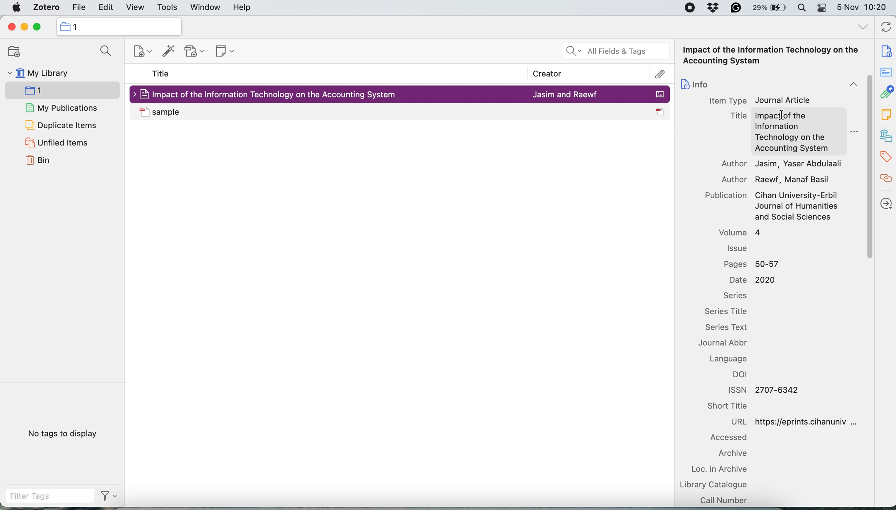 This screenshot has height=510, width=896. What do you see at coordinates (39, 161) in the screenshot?
I see `bin` at bounding box center [39, 161].